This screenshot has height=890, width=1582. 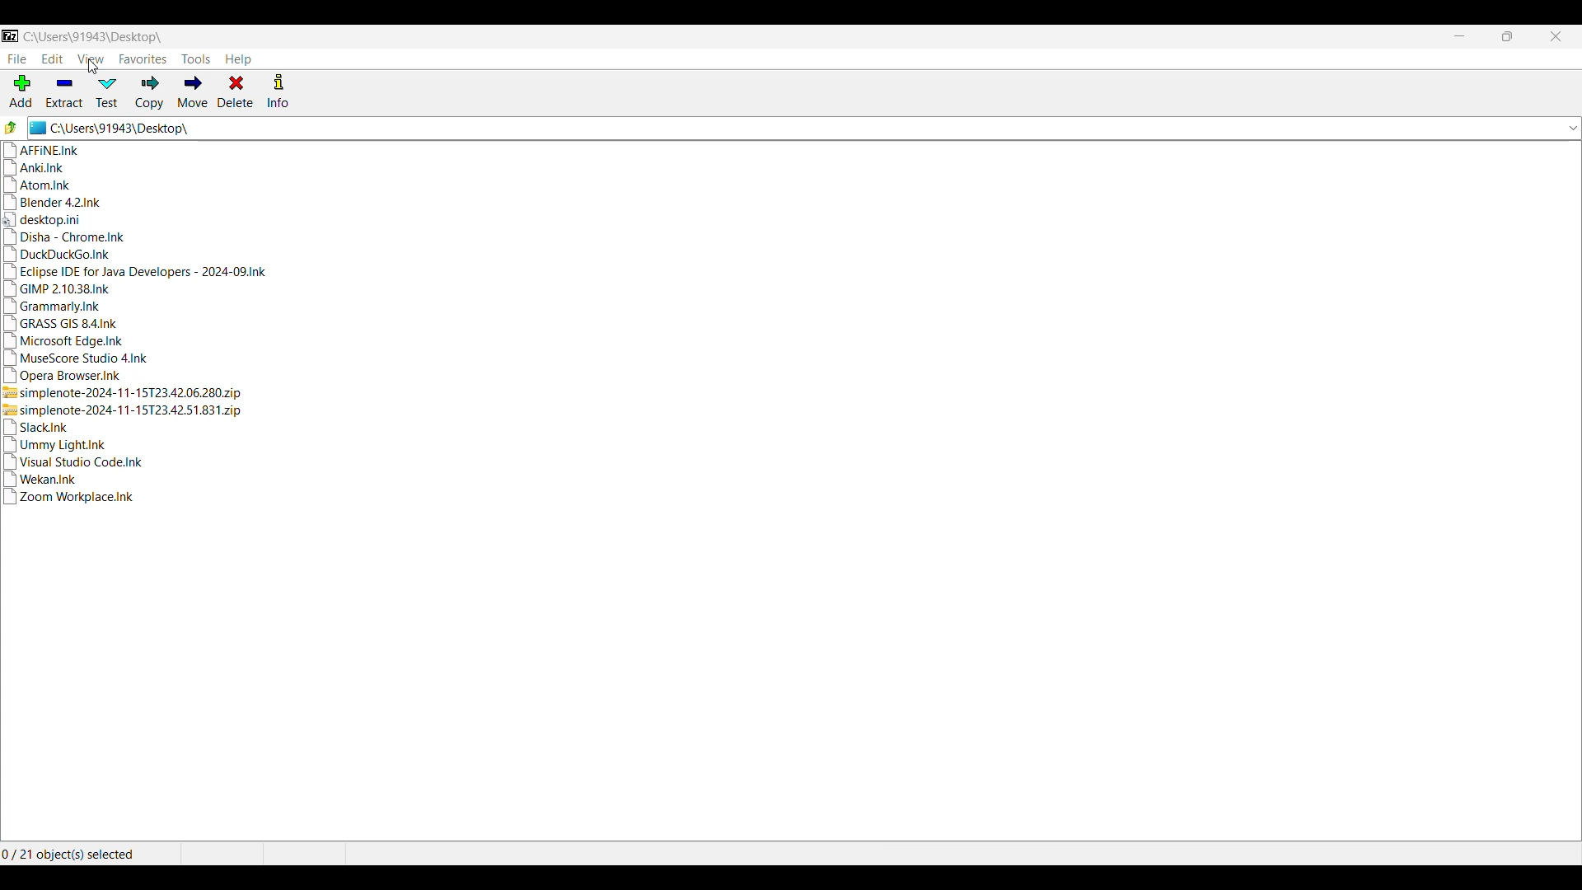 I want to click on Add, so click(x=21, y=91).